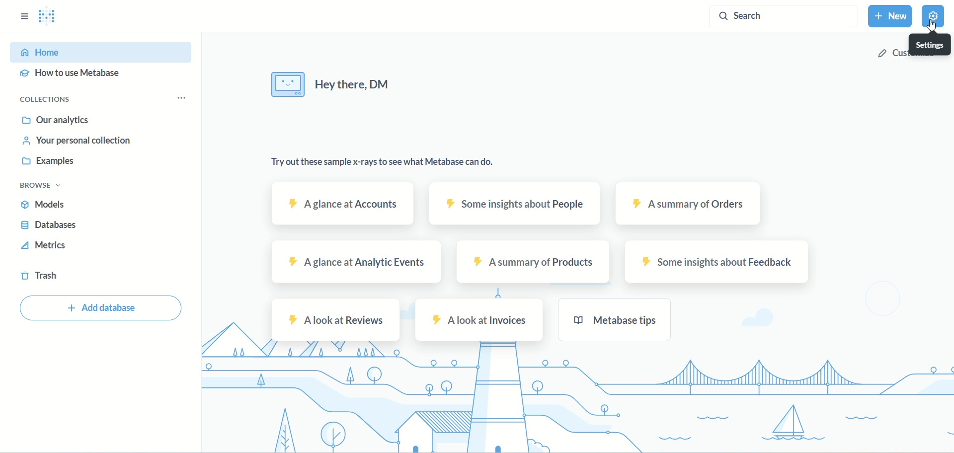  Describe the element at coordinates (478, 320) in the screenshot. I see `a look at invoices` at that location.